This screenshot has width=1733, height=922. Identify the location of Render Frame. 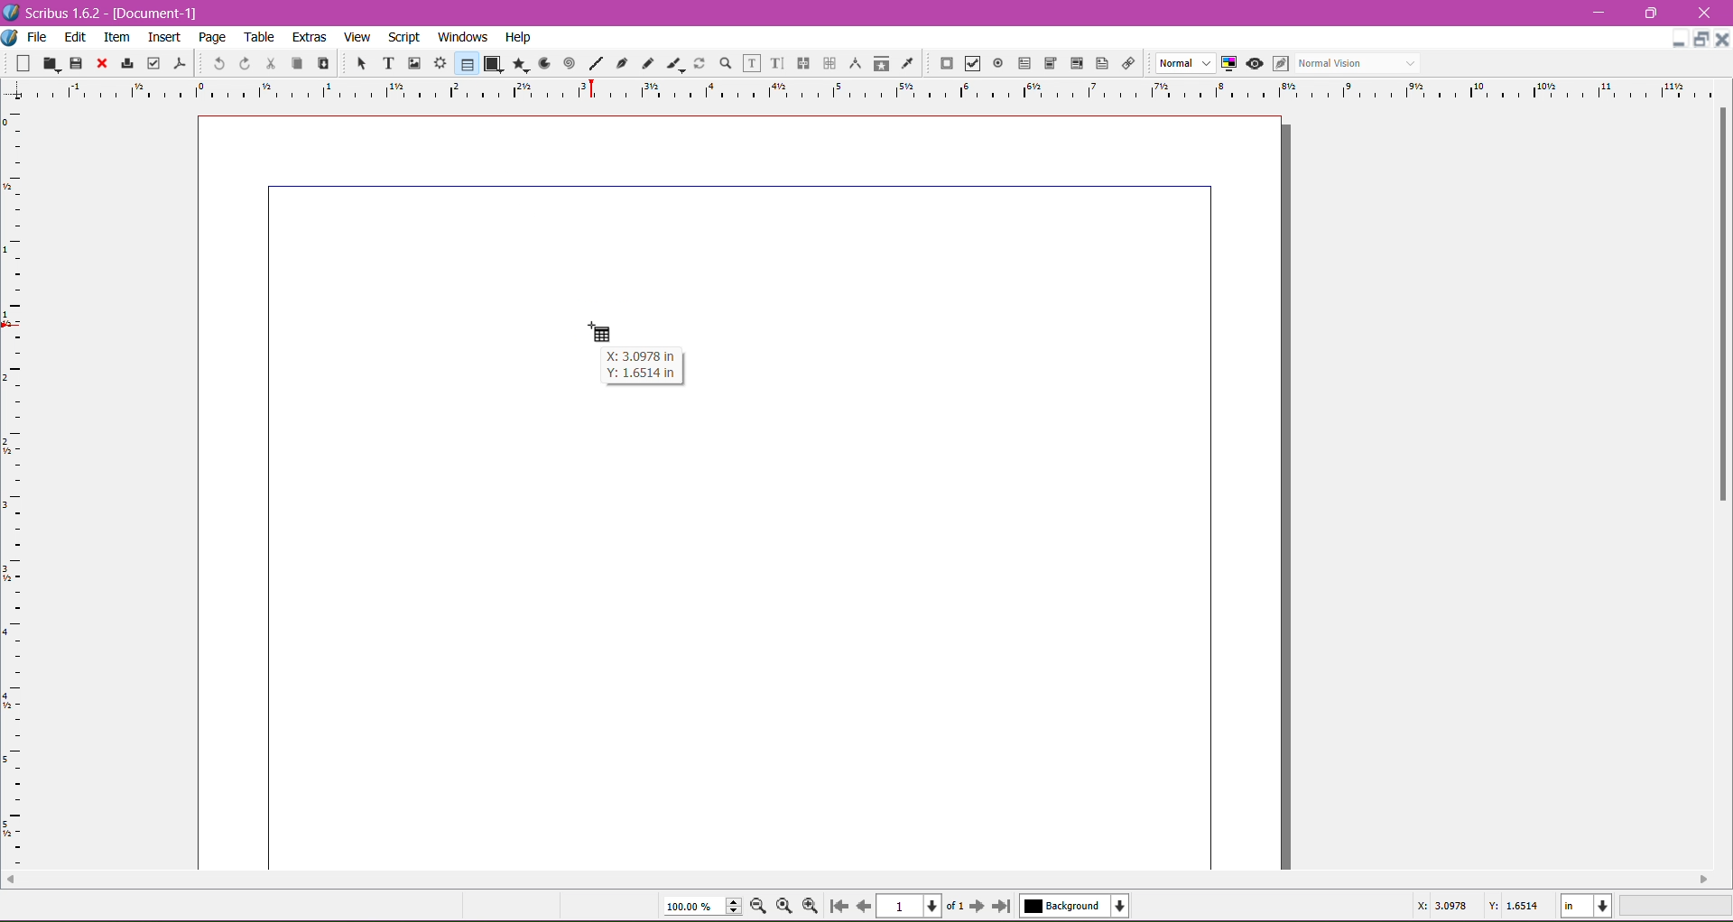
(440, 63).